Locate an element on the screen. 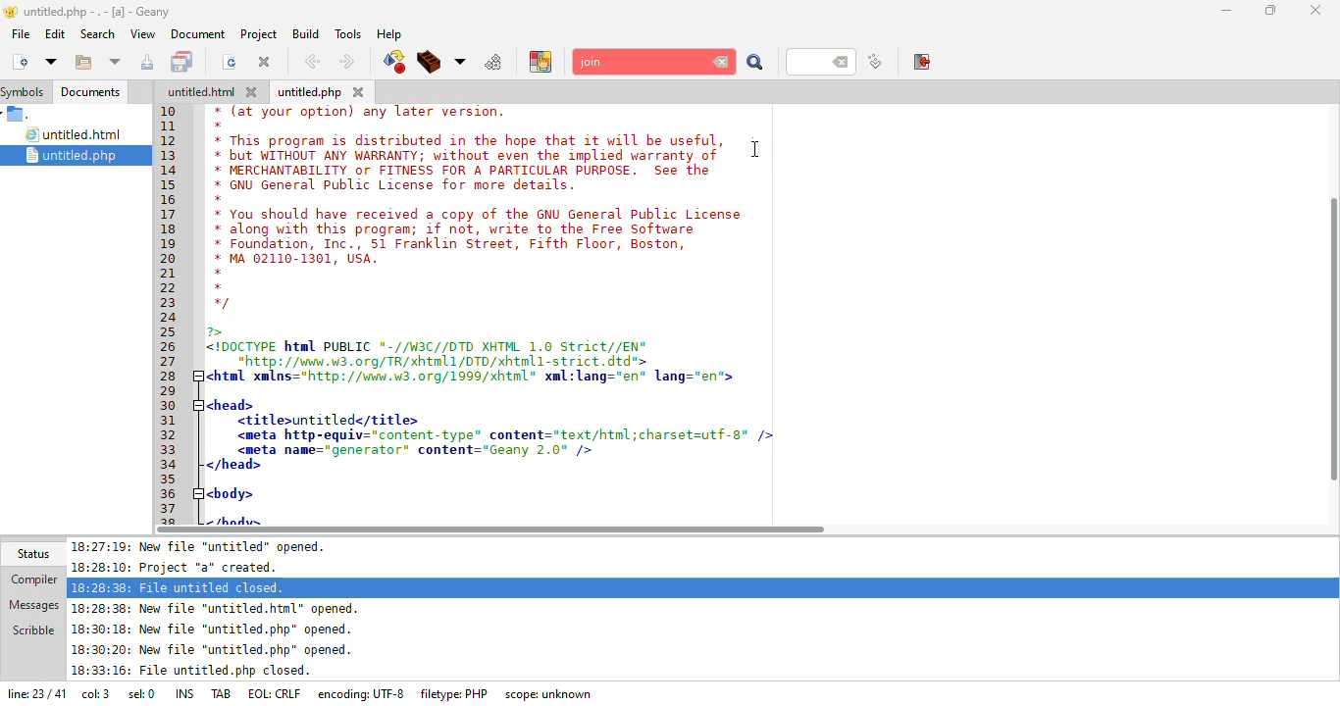 Image resolution: width=1340 pixels, height=706 pixels. 36 is located at coordinates (171, 494).